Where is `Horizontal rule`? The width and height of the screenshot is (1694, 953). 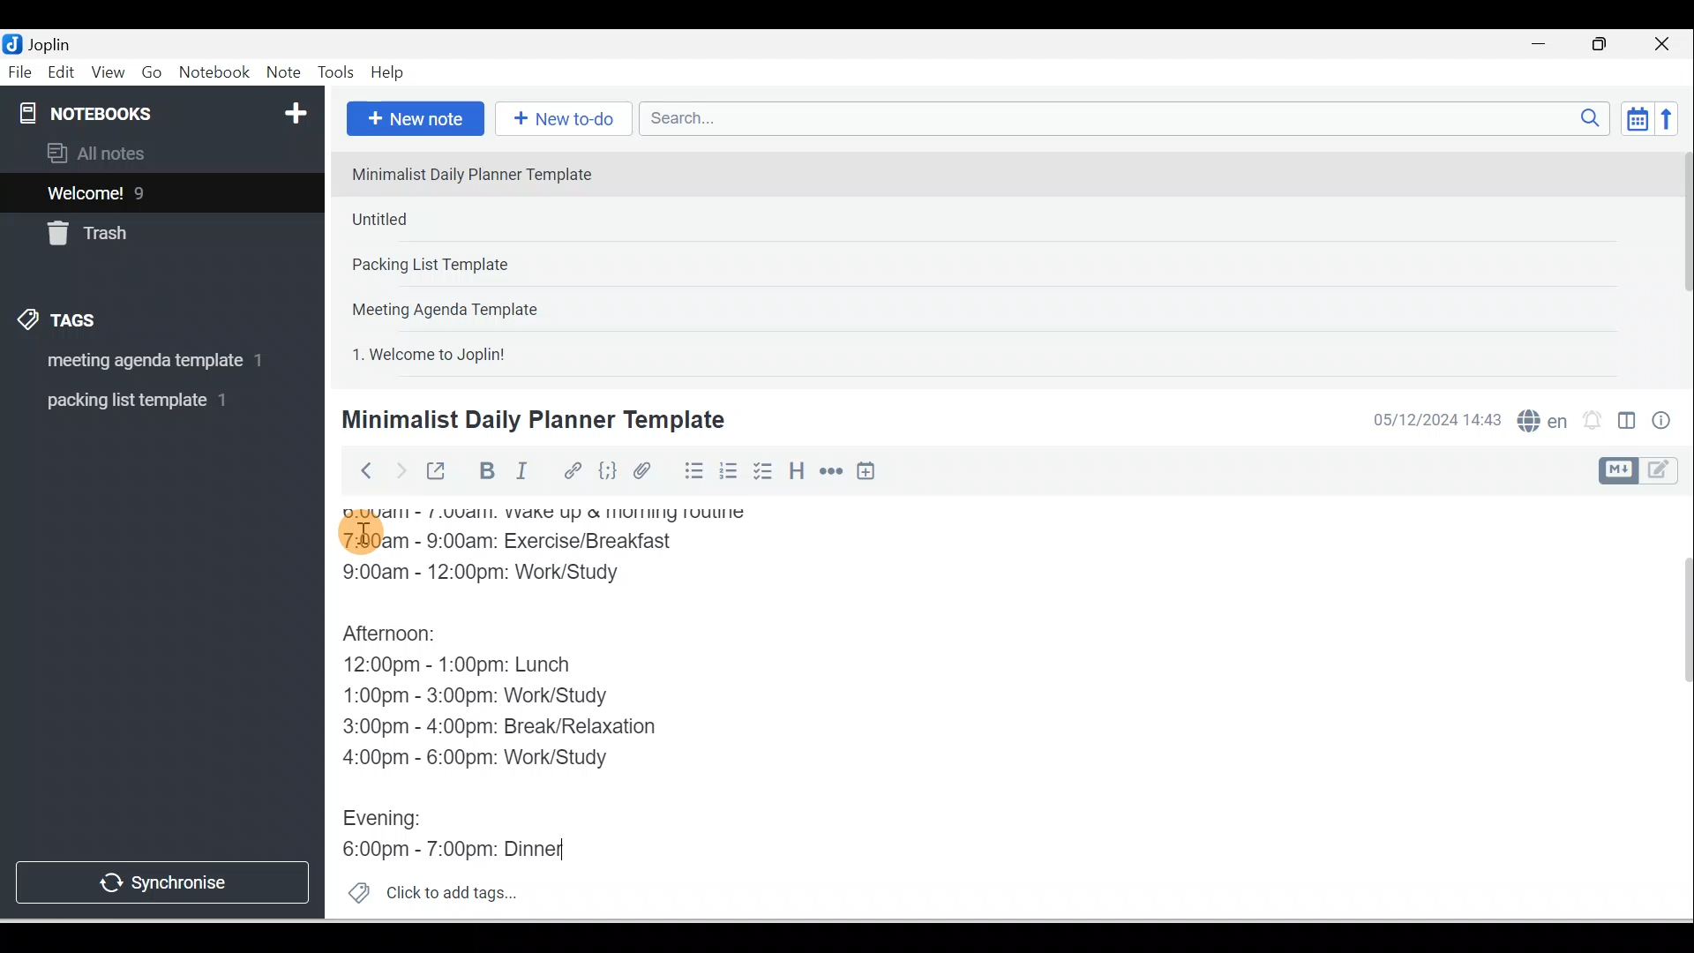 Horizontal rule is located at coordinates (833, 471).